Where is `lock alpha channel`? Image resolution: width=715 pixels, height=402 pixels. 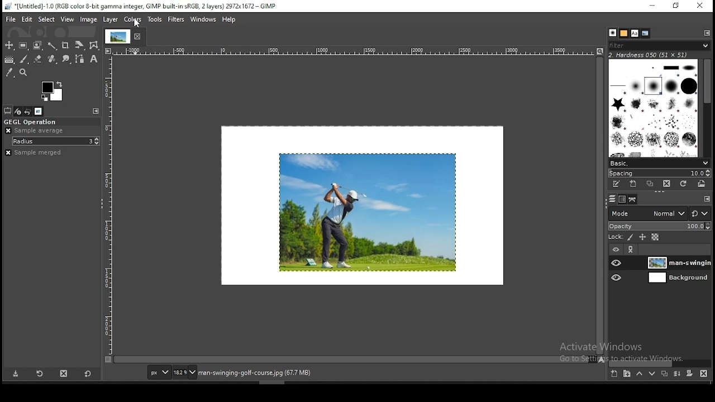 lock alpha channel is located at coordinates (655, 236).